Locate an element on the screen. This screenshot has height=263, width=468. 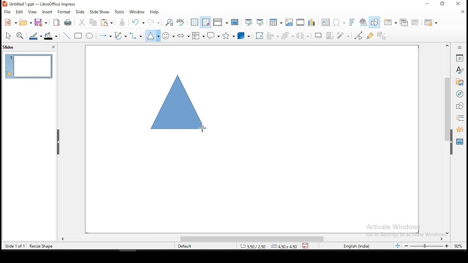
file is located at coordinates (7, 12).